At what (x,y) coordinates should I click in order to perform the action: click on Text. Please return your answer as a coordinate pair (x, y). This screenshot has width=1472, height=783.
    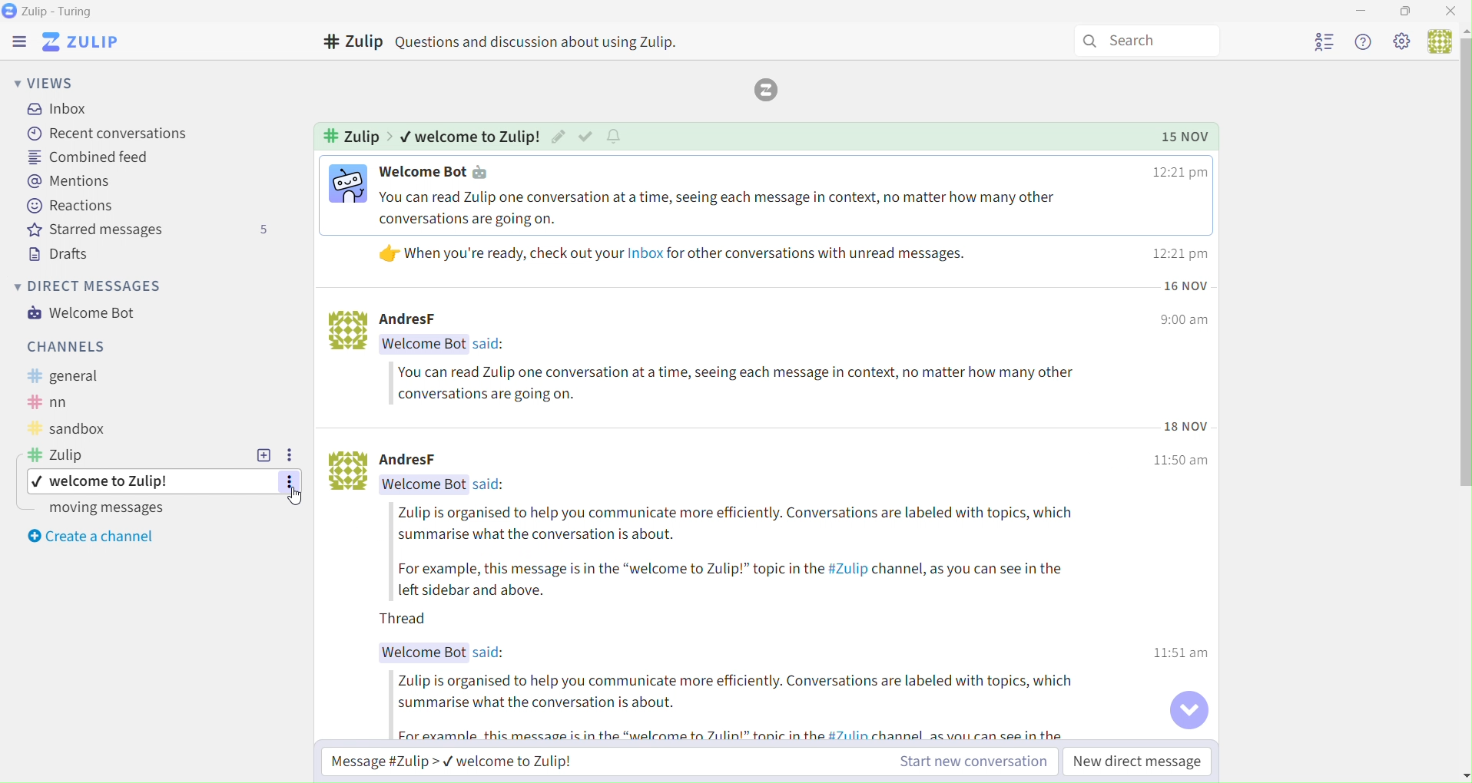
    Looking at the image, I should click on (491, 653).